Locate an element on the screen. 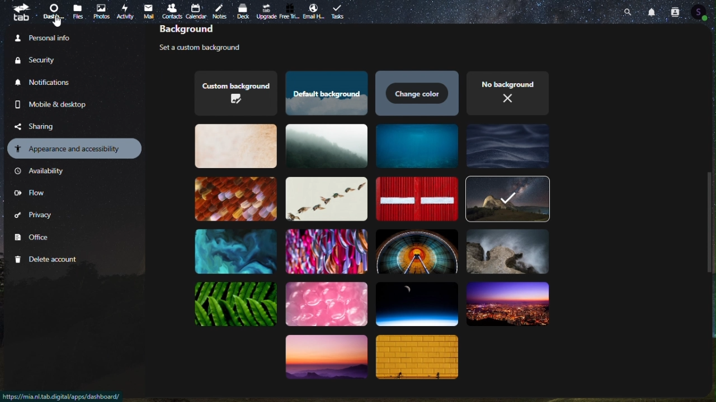  Themes is located at coordinates (327, 147).